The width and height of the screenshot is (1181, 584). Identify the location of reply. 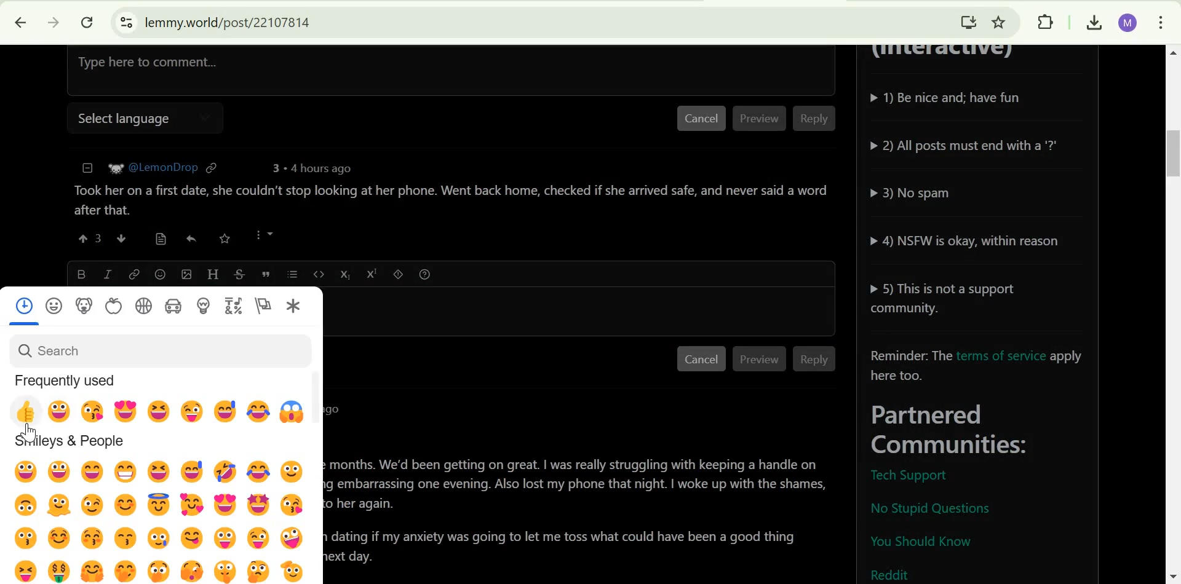
(190, 239).